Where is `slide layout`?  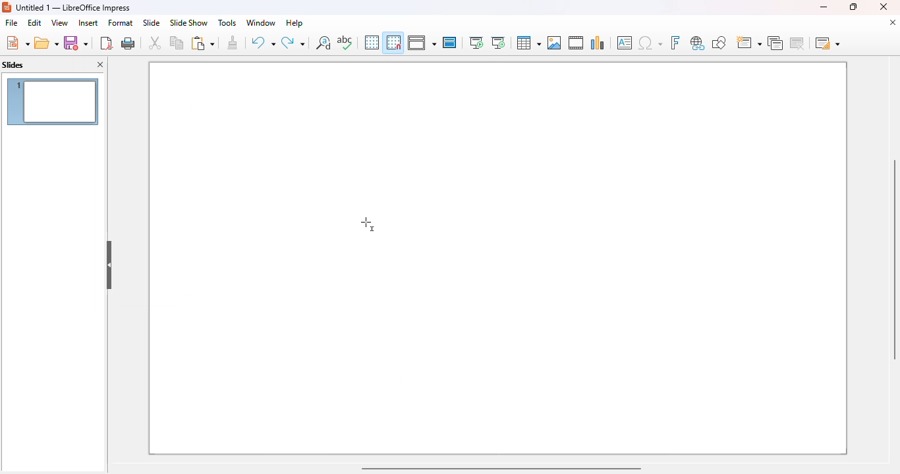 slide layout is located at coordinates (828, 43).